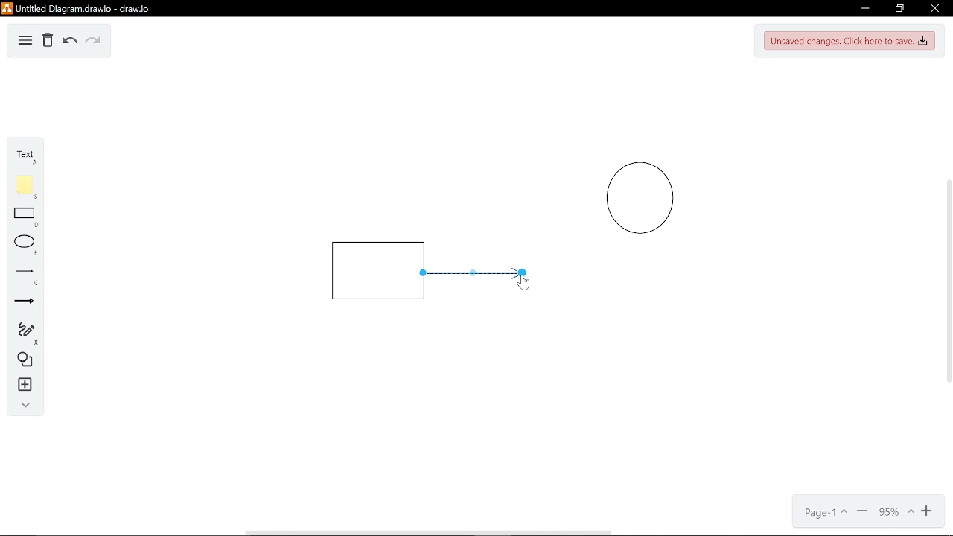  I want to click on Cursor, so click(524, 283).